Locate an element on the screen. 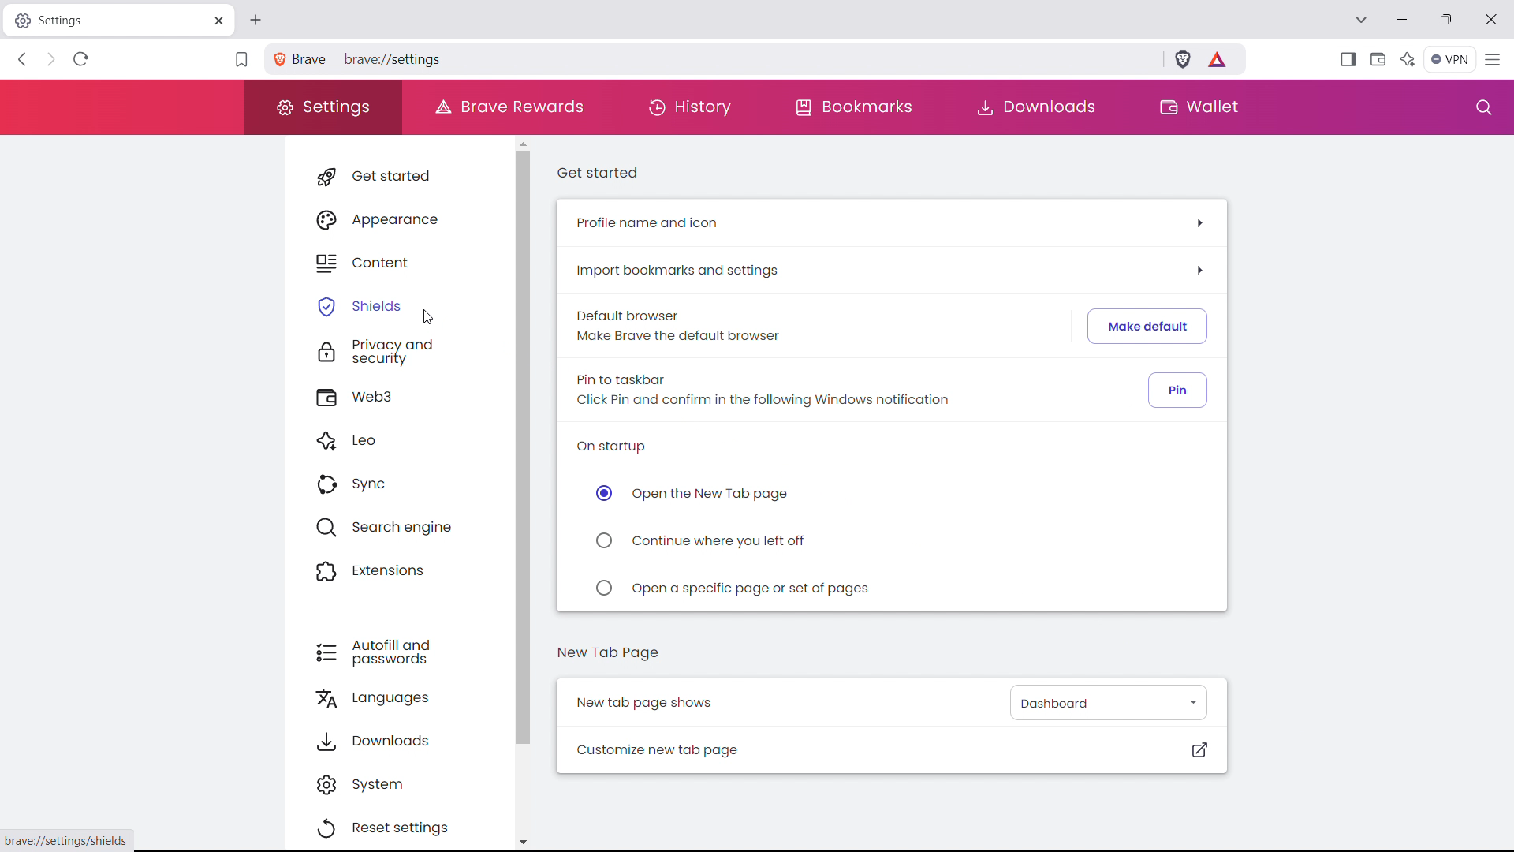  Make Brave the default browser is located at coordinates (676, 337).